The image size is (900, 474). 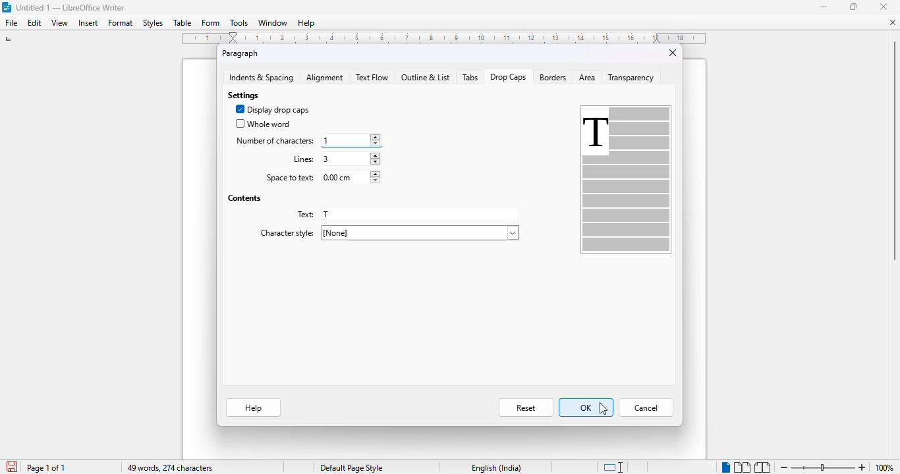 What do you see at coordinates (272, 110) in the screenshot?
I see `display drop caps enabled` at bounding box center [272, 110].